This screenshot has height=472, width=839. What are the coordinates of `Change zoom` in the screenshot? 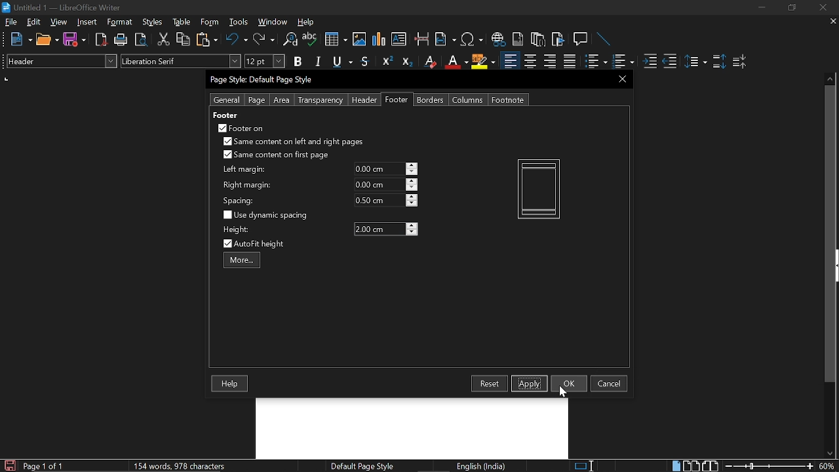 It's located at (770, 466).